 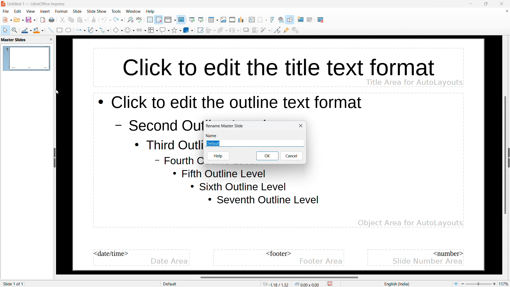 I want to click on show draw functions, so click(x=290, y=20).